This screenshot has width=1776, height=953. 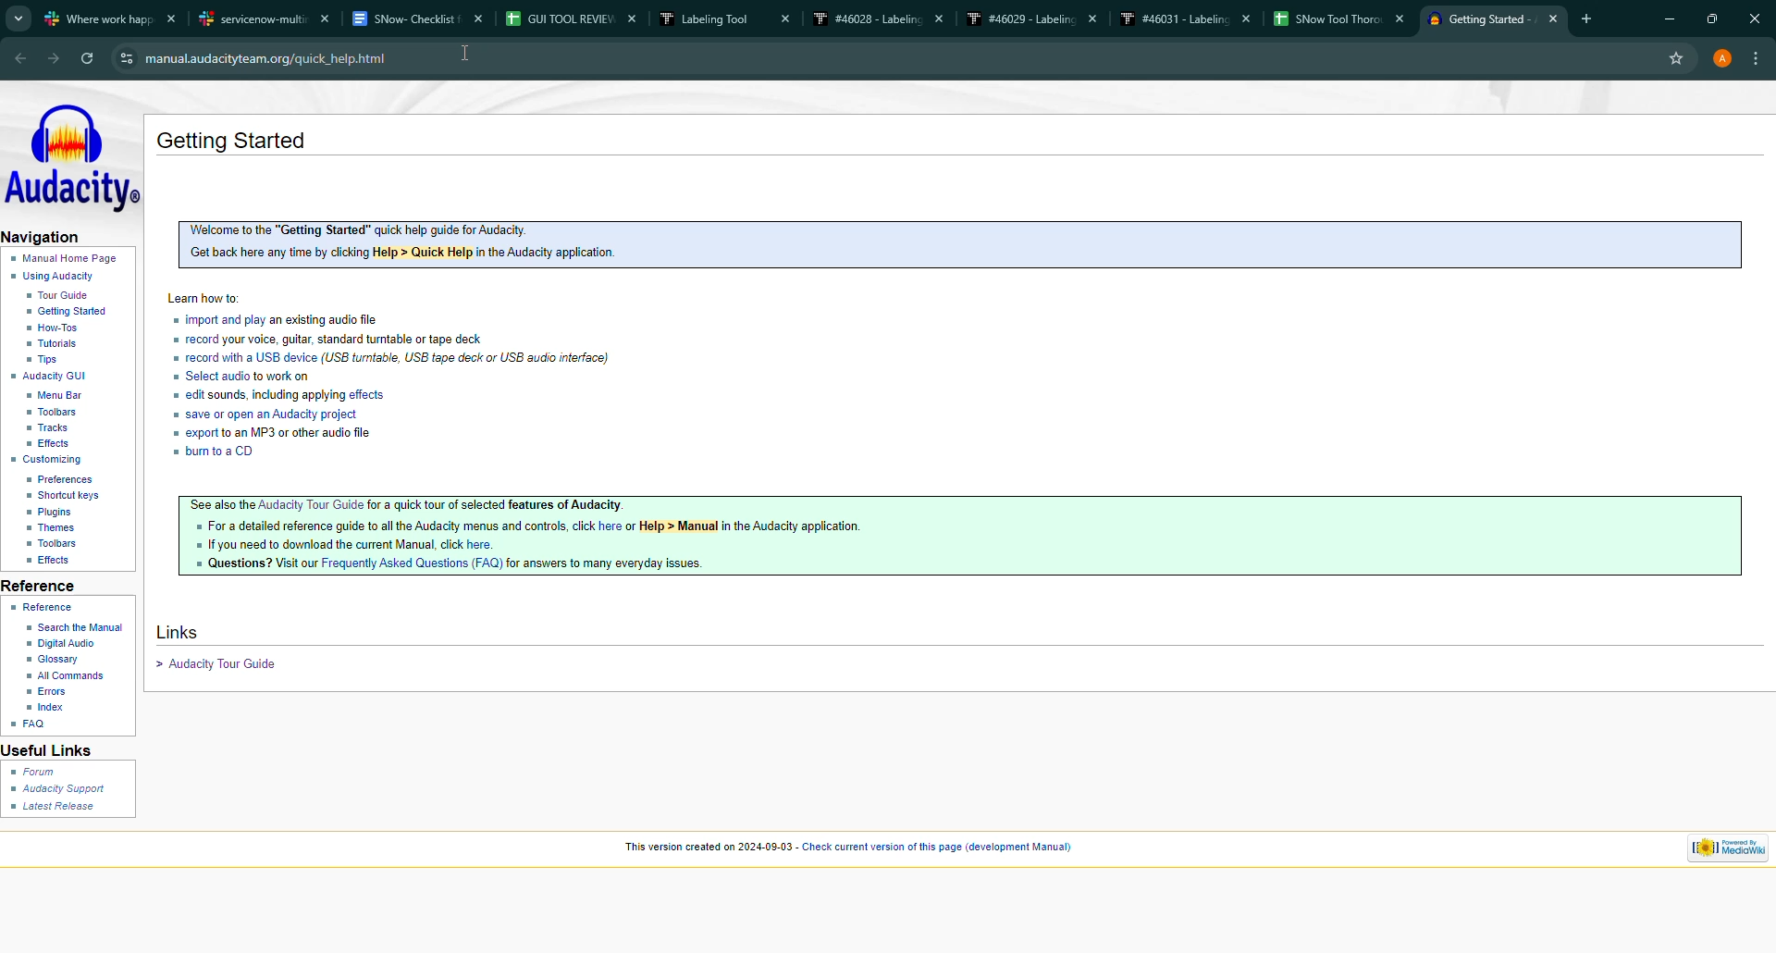 What do you see at coordinates (1663, 21) in the screenshot?
I see `minimize` at bounding box center [1663, 21].